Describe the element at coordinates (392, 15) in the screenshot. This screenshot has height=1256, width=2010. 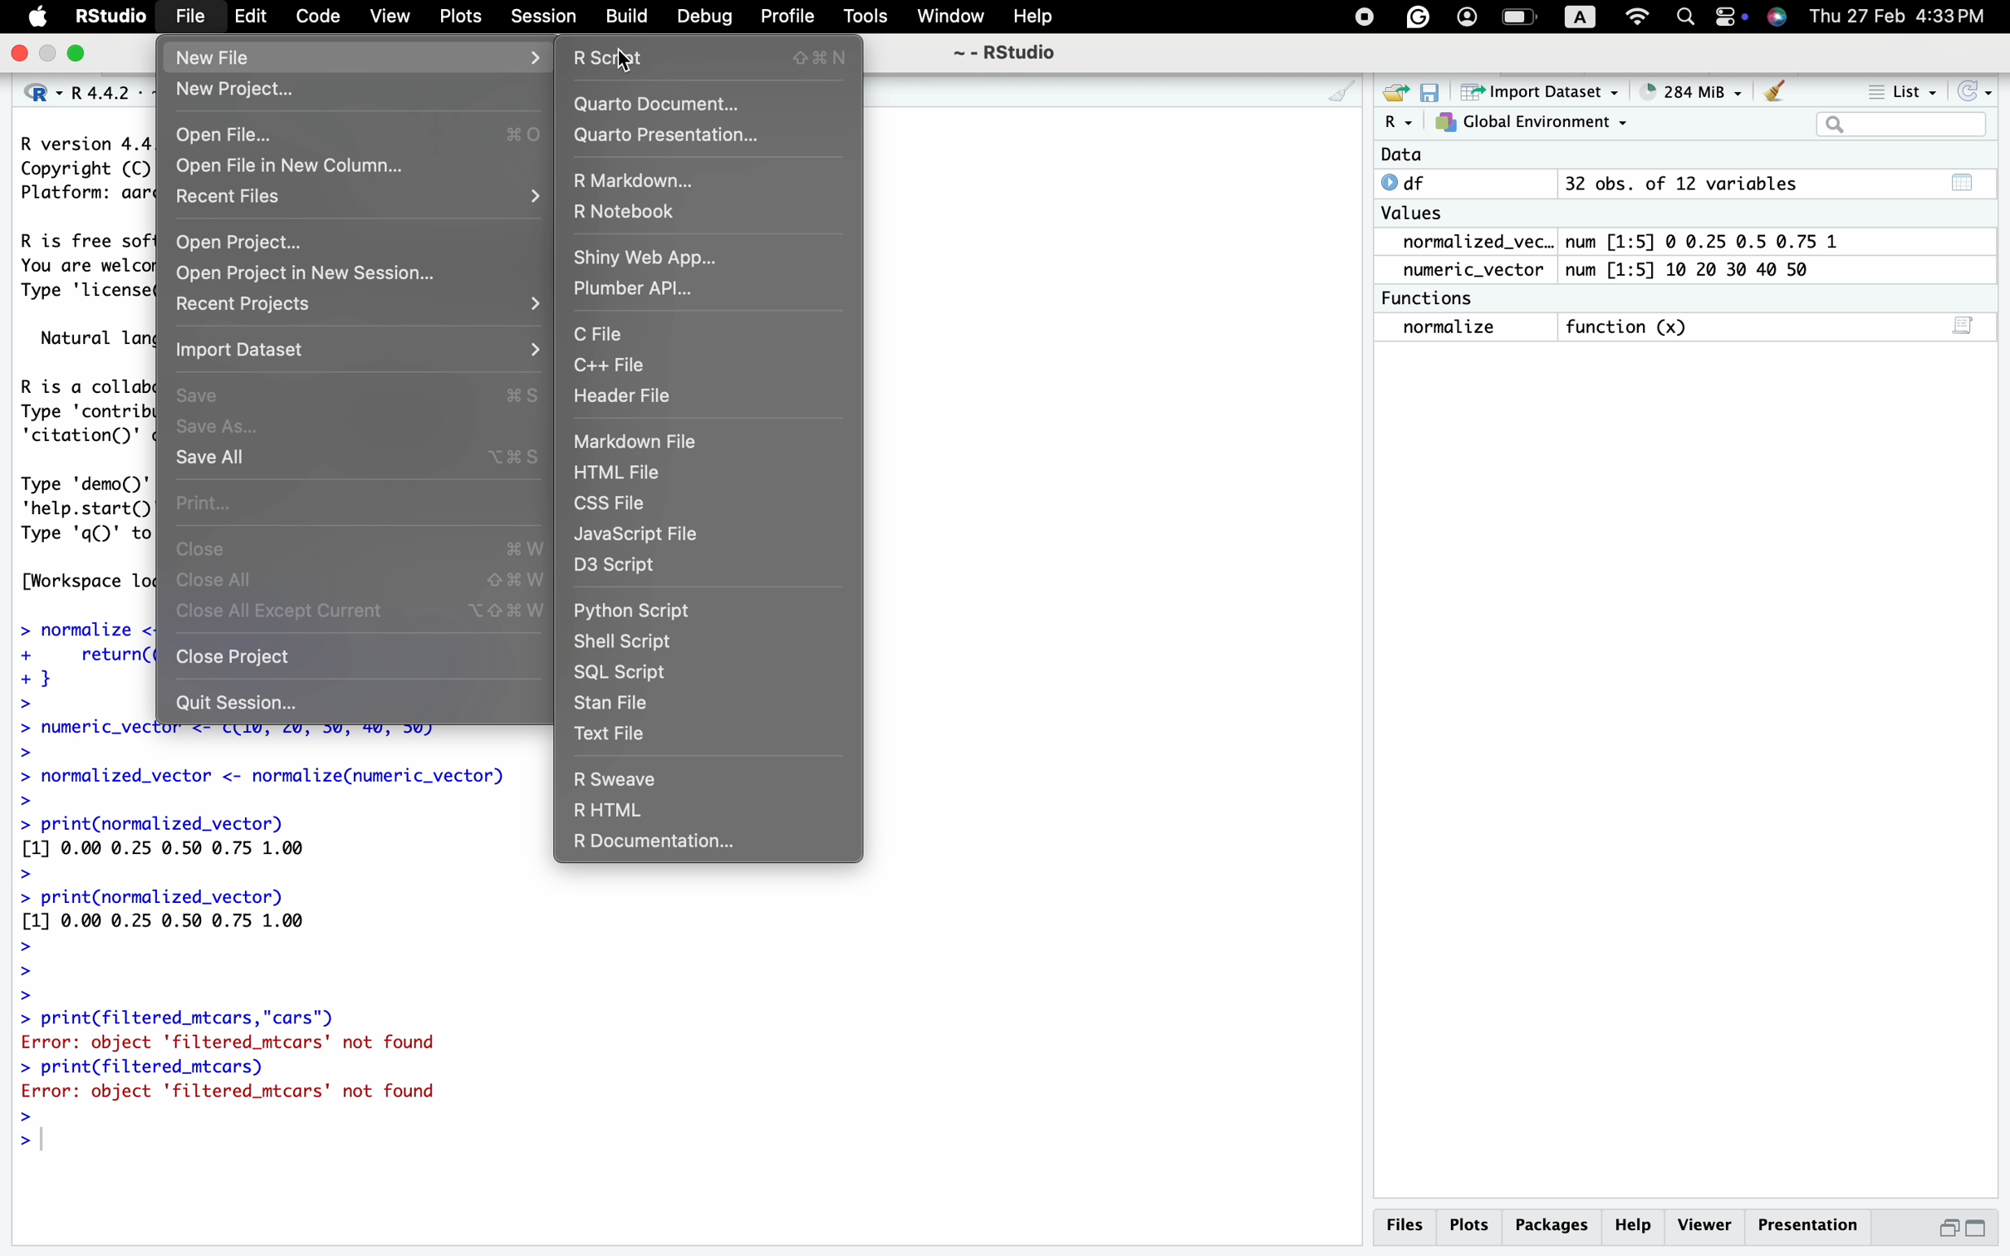
I see `View` at that location.